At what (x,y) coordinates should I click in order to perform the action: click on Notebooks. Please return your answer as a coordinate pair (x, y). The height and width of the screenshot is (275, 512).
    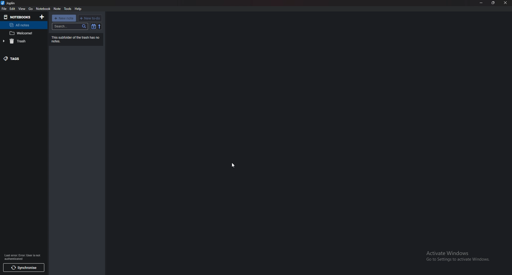
    Looking at the image, I should click on (18, 17).